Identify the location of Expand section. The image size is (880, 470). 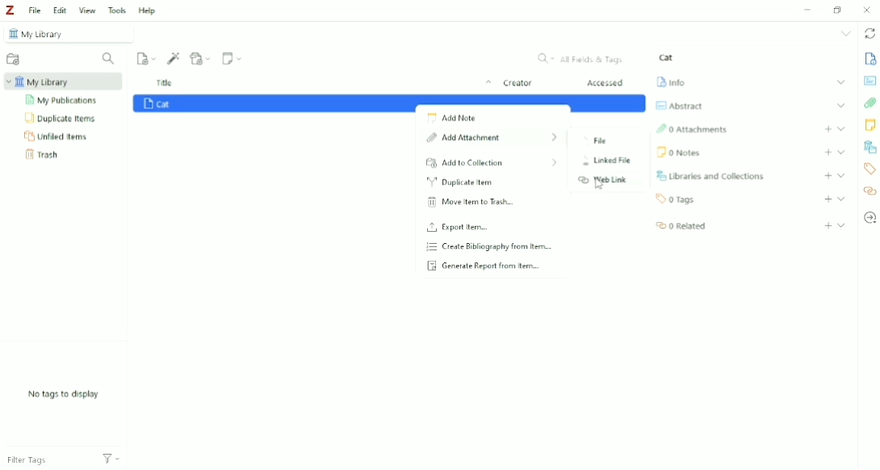
(842, 105).